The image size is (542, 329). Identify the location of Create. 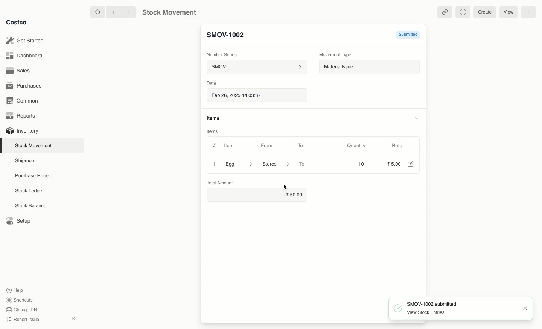
(484, 12).